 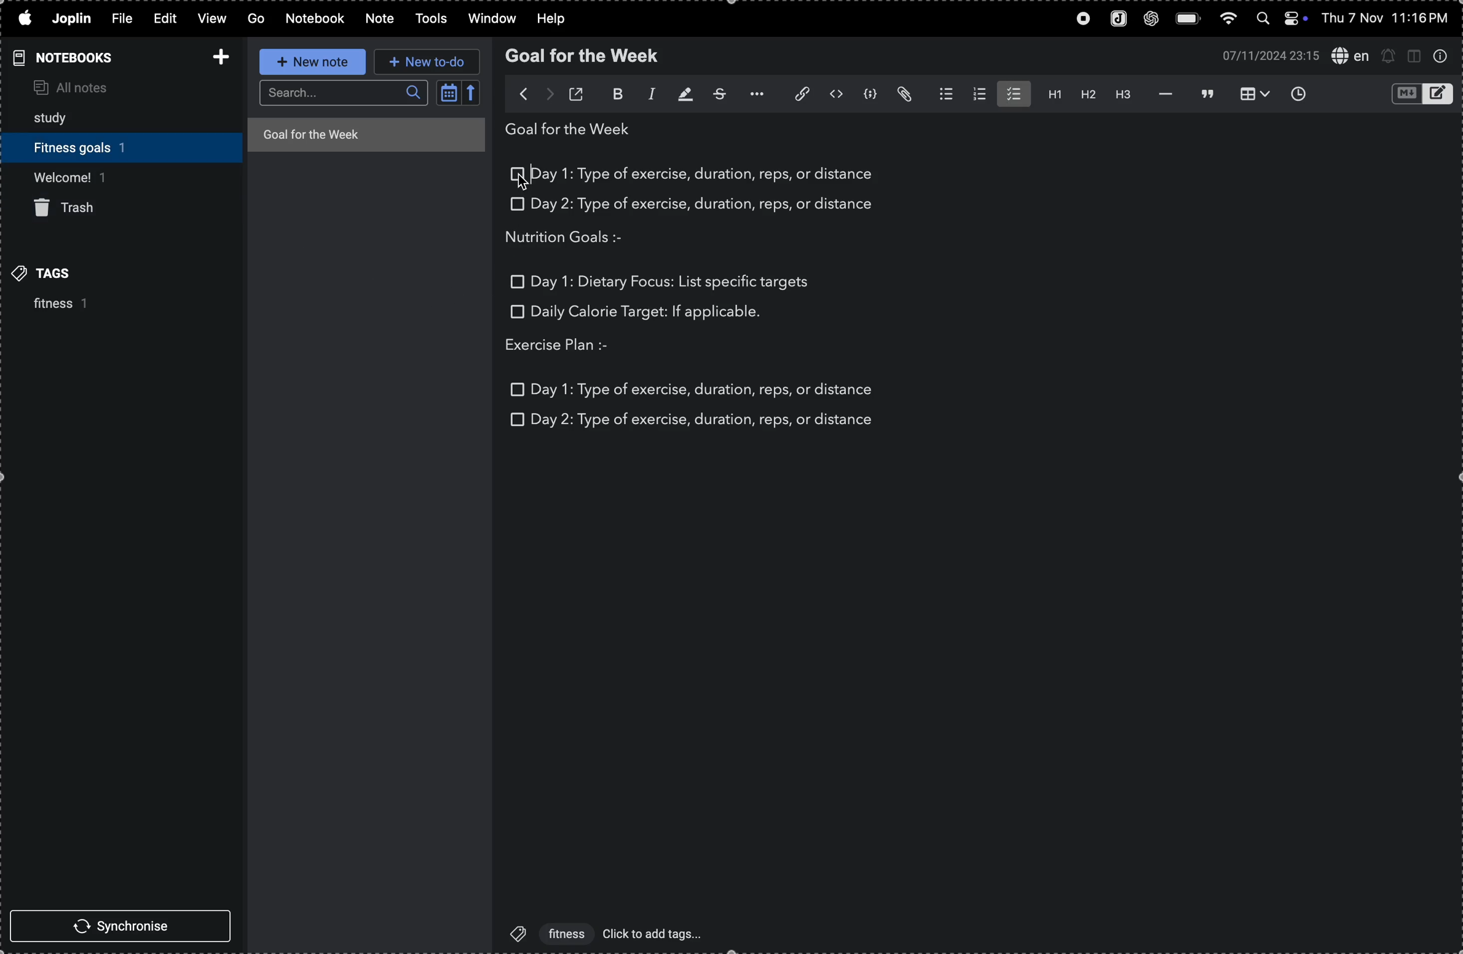 I want to click on wifi, so click(x=1228, y=18).